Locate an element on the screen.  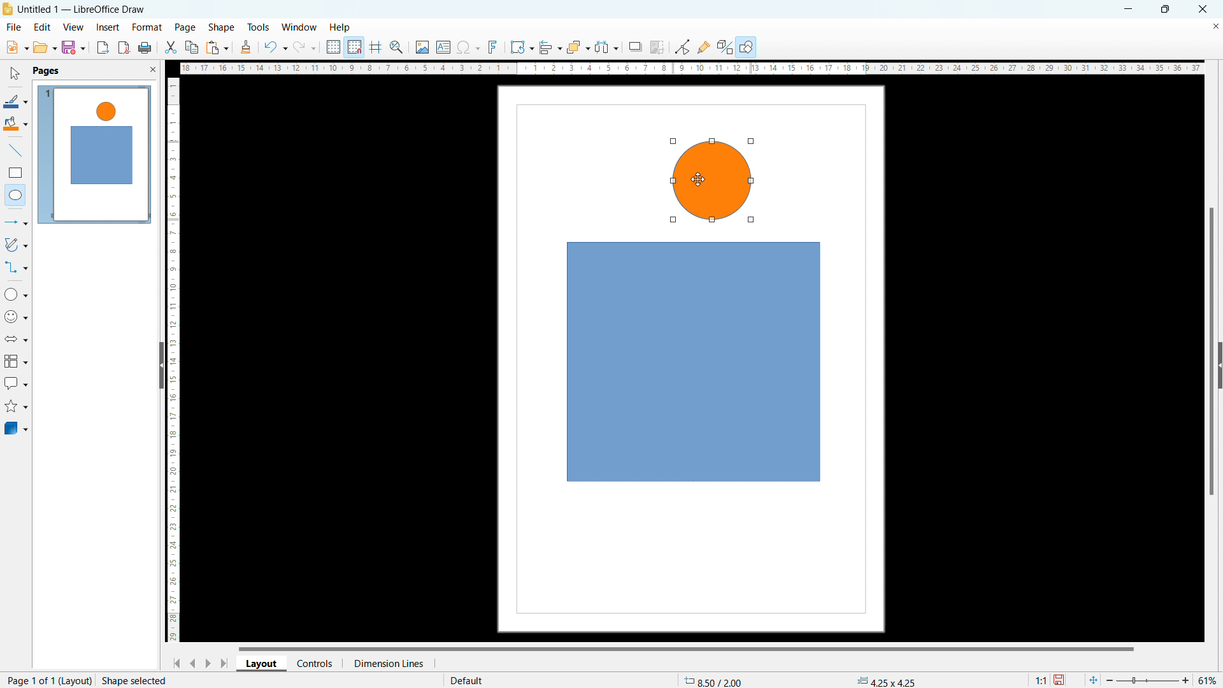
callout shapes is located at coordinates (17, 383).